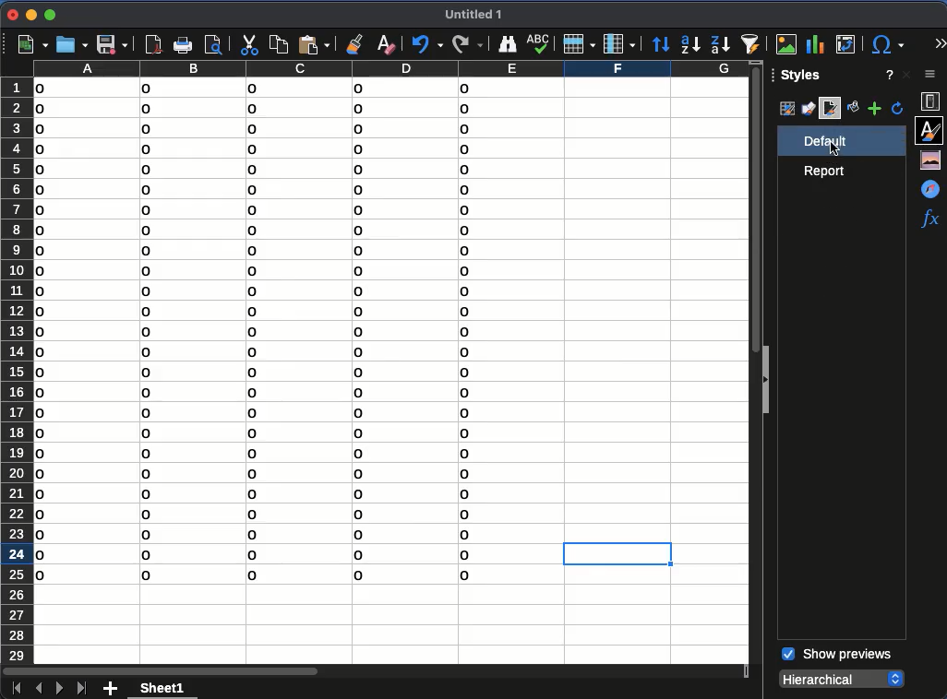 Image resolution: width=947 pixels, height=699 pixels. What do you see at coordinates (887, 44) in the screenshot?
I see `special character` at bounding box center [887, 44].